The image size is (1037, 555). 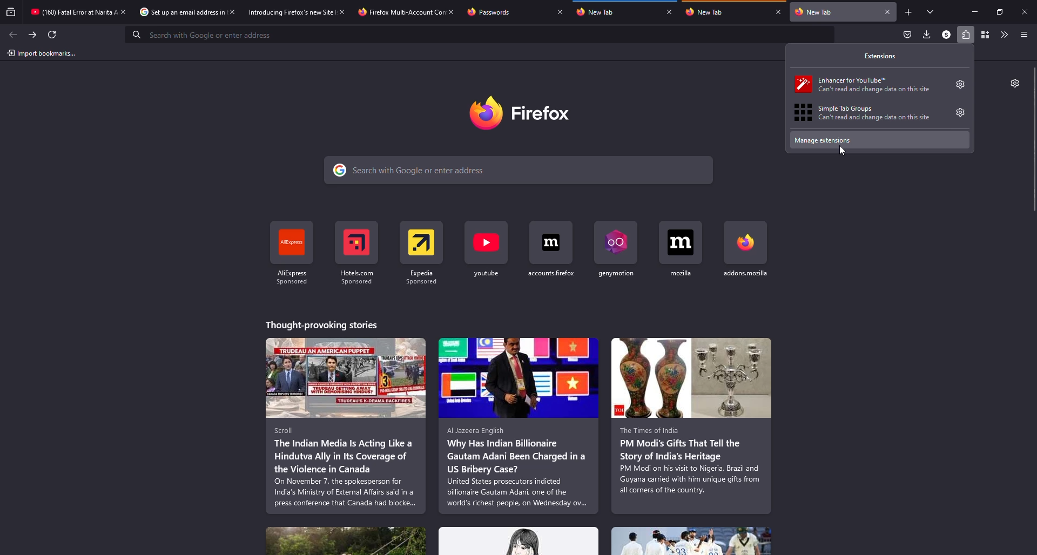 What do you see at coordinates (888, 12) in the screenshot?
I see `close` at bounding box center [888, 12].